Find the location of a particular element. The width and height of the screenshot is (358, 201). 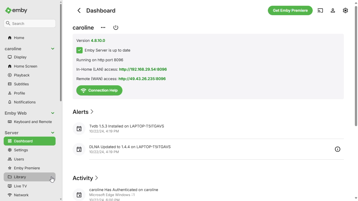

settings is located at coordinates (346, 10).